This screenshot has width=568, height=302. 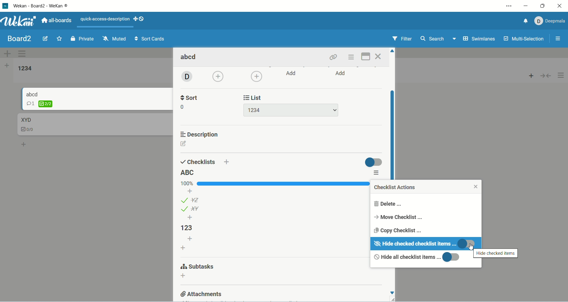 What do you see at coordinates (33, 94) in the screenshot?
I see `card title` at bounding box center [33, 94].